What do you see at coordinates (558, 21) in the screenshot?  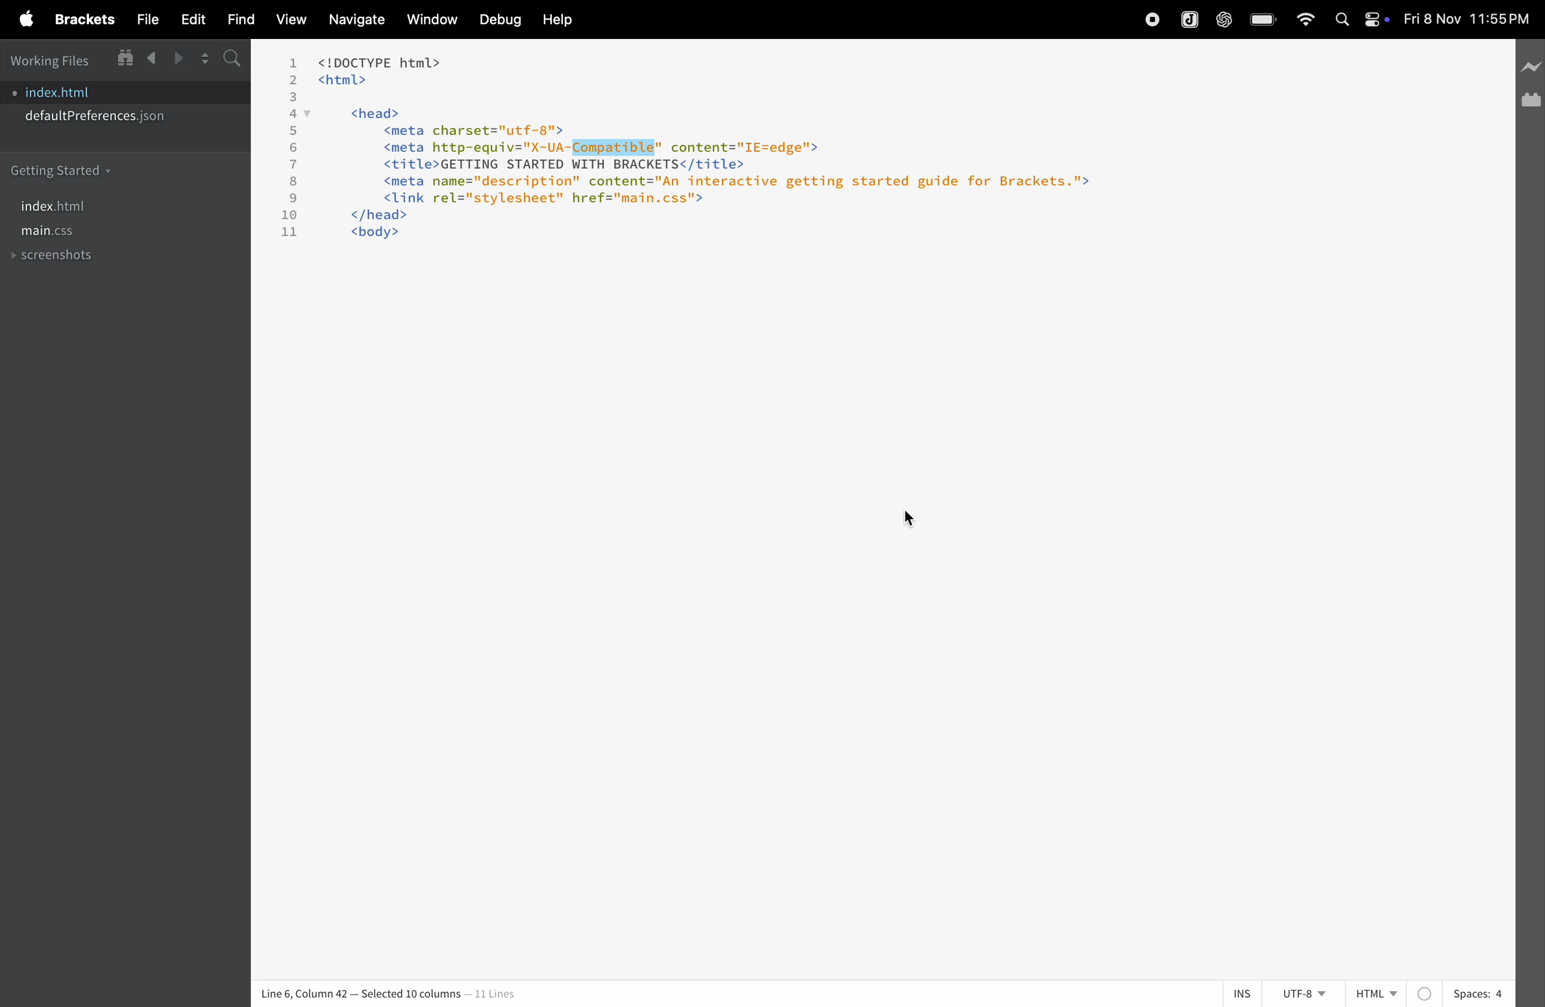 I see `help` at bounding box center [558, 21].